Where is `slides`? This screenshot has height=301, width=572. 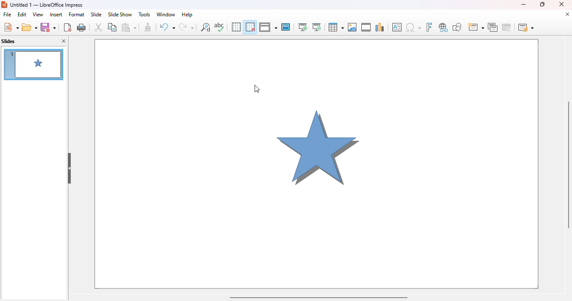 slides is located at coordinates (8, 41).